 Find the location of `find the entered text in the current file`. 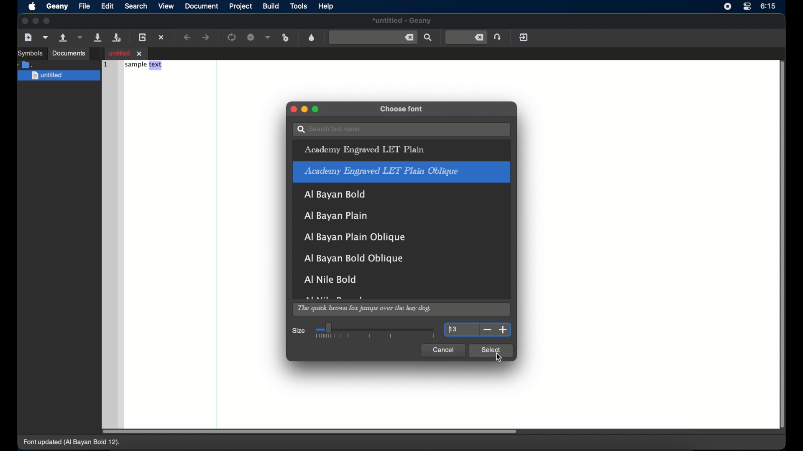

find the entered text in the current file is located at coordinates (429, 38).